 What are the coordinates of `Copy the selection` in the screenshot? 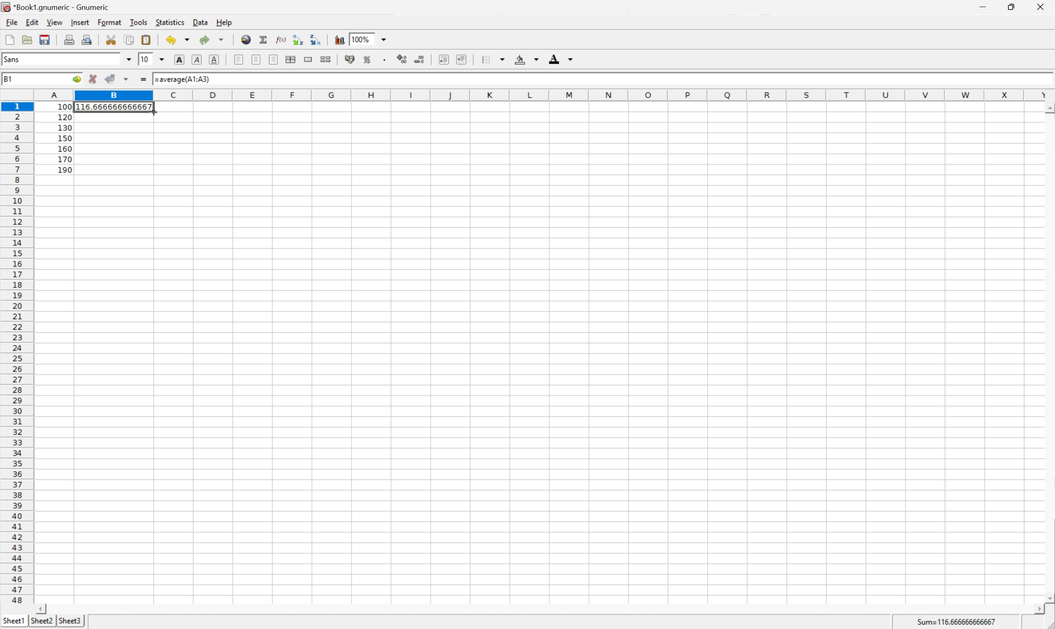 It's located at (129, 40).